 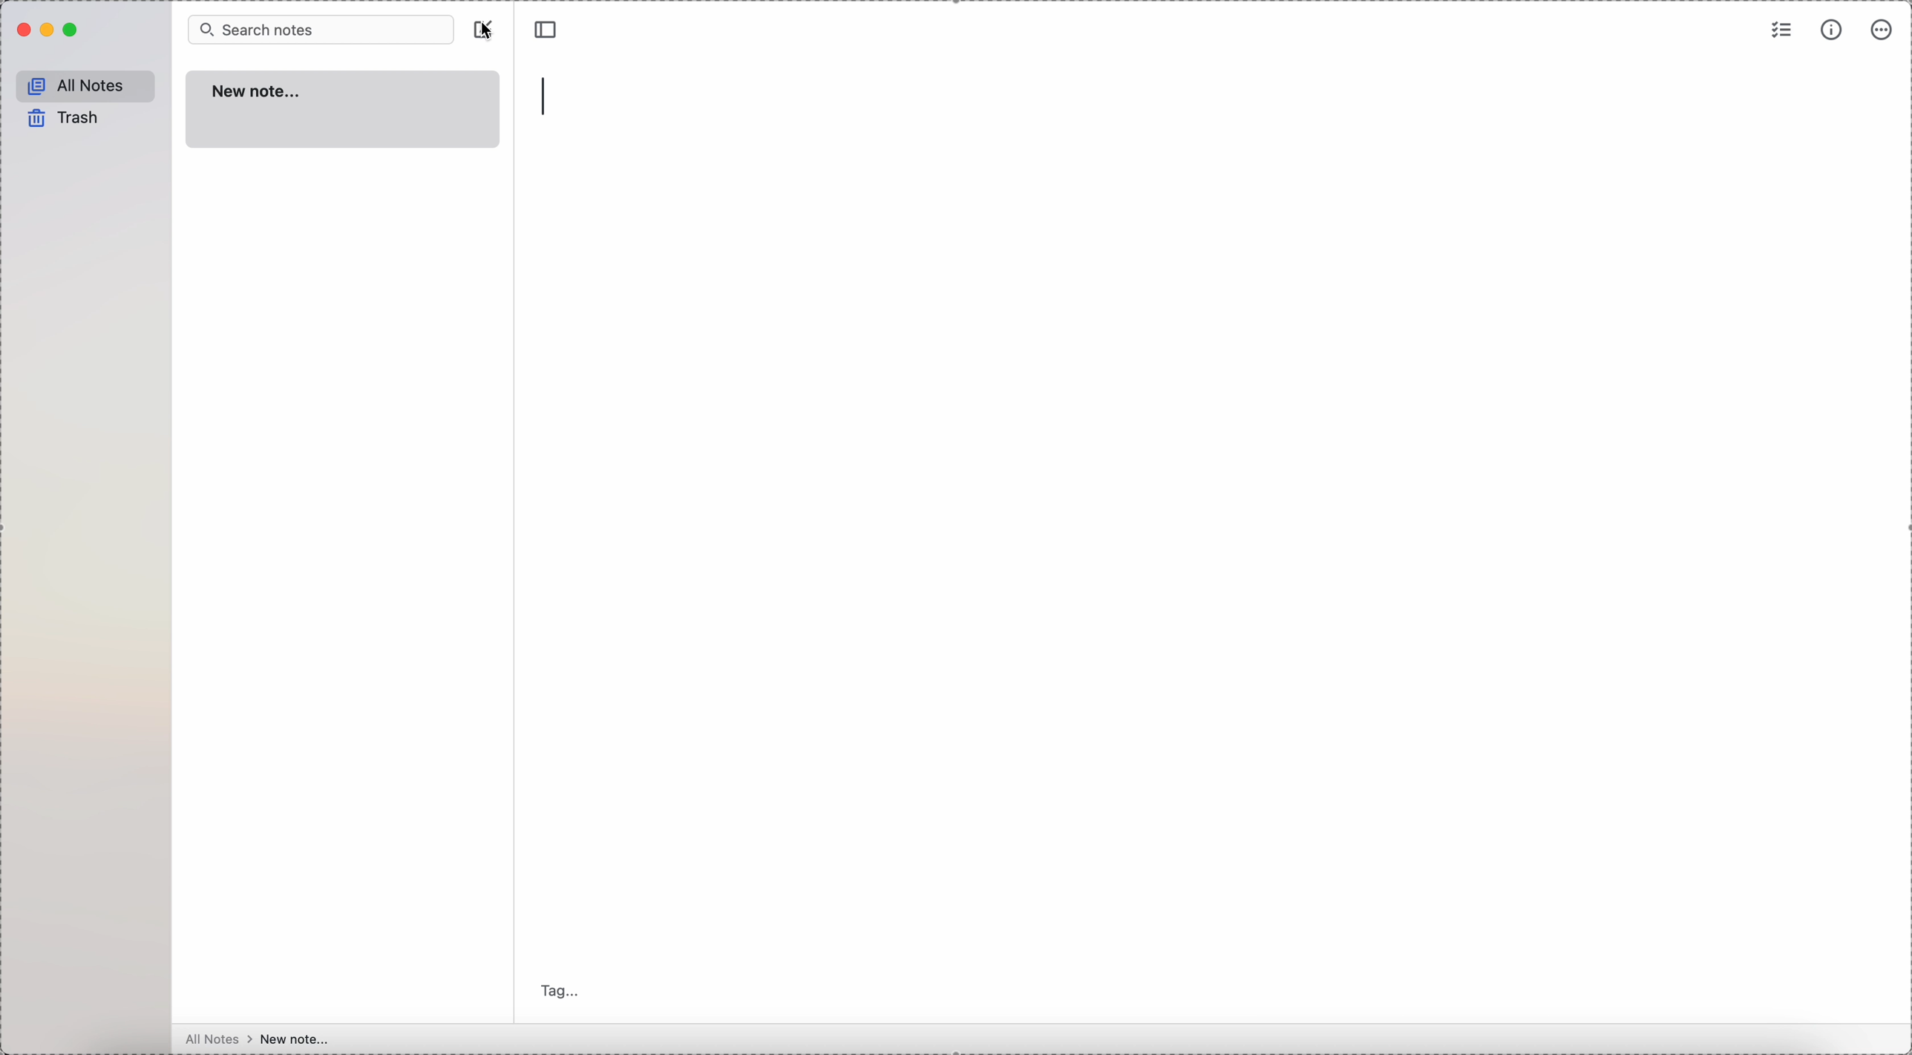 What do you see at coordinates (491, 30) in the screenshot?
I see `cursor` at bounding box center [491, 30].